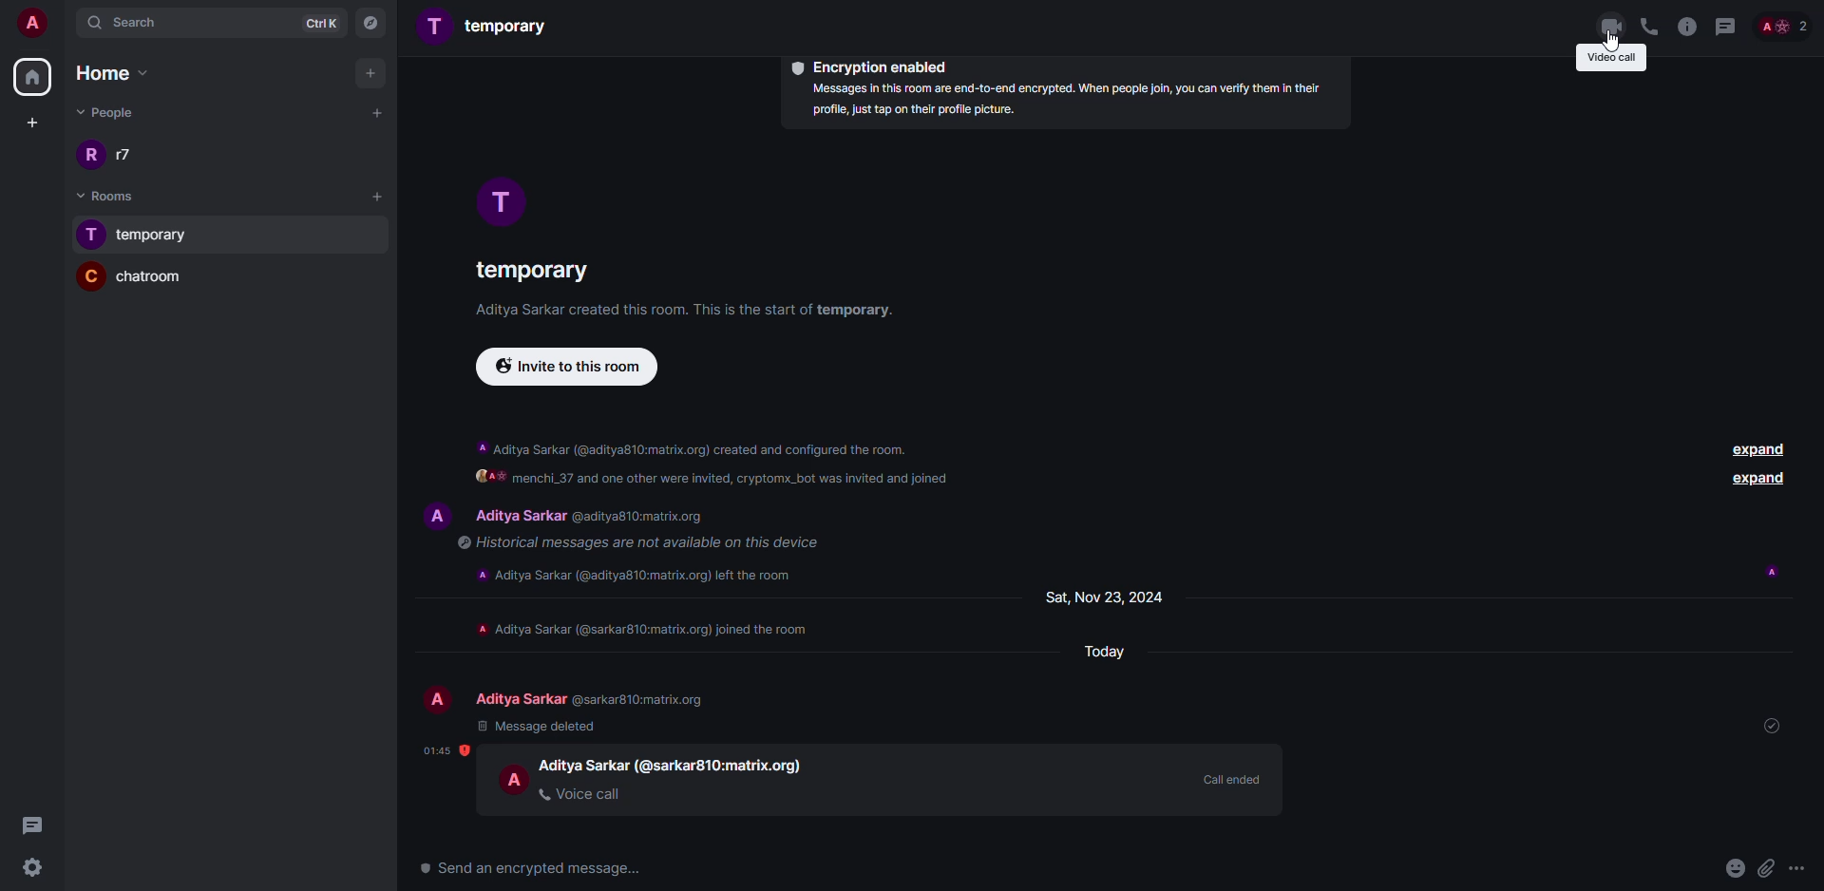  What do you see at coordinates (96, 196) in the screenshot?
I see `rooms` at bounding box center [96, 196].